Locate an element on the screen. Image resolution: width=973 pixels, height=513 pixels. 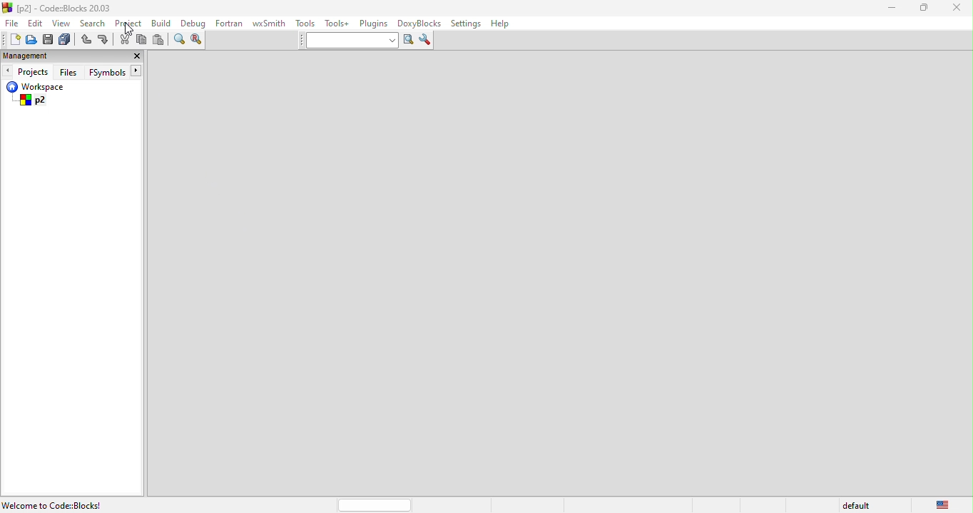
cursor is located at coordinates (131, 30).